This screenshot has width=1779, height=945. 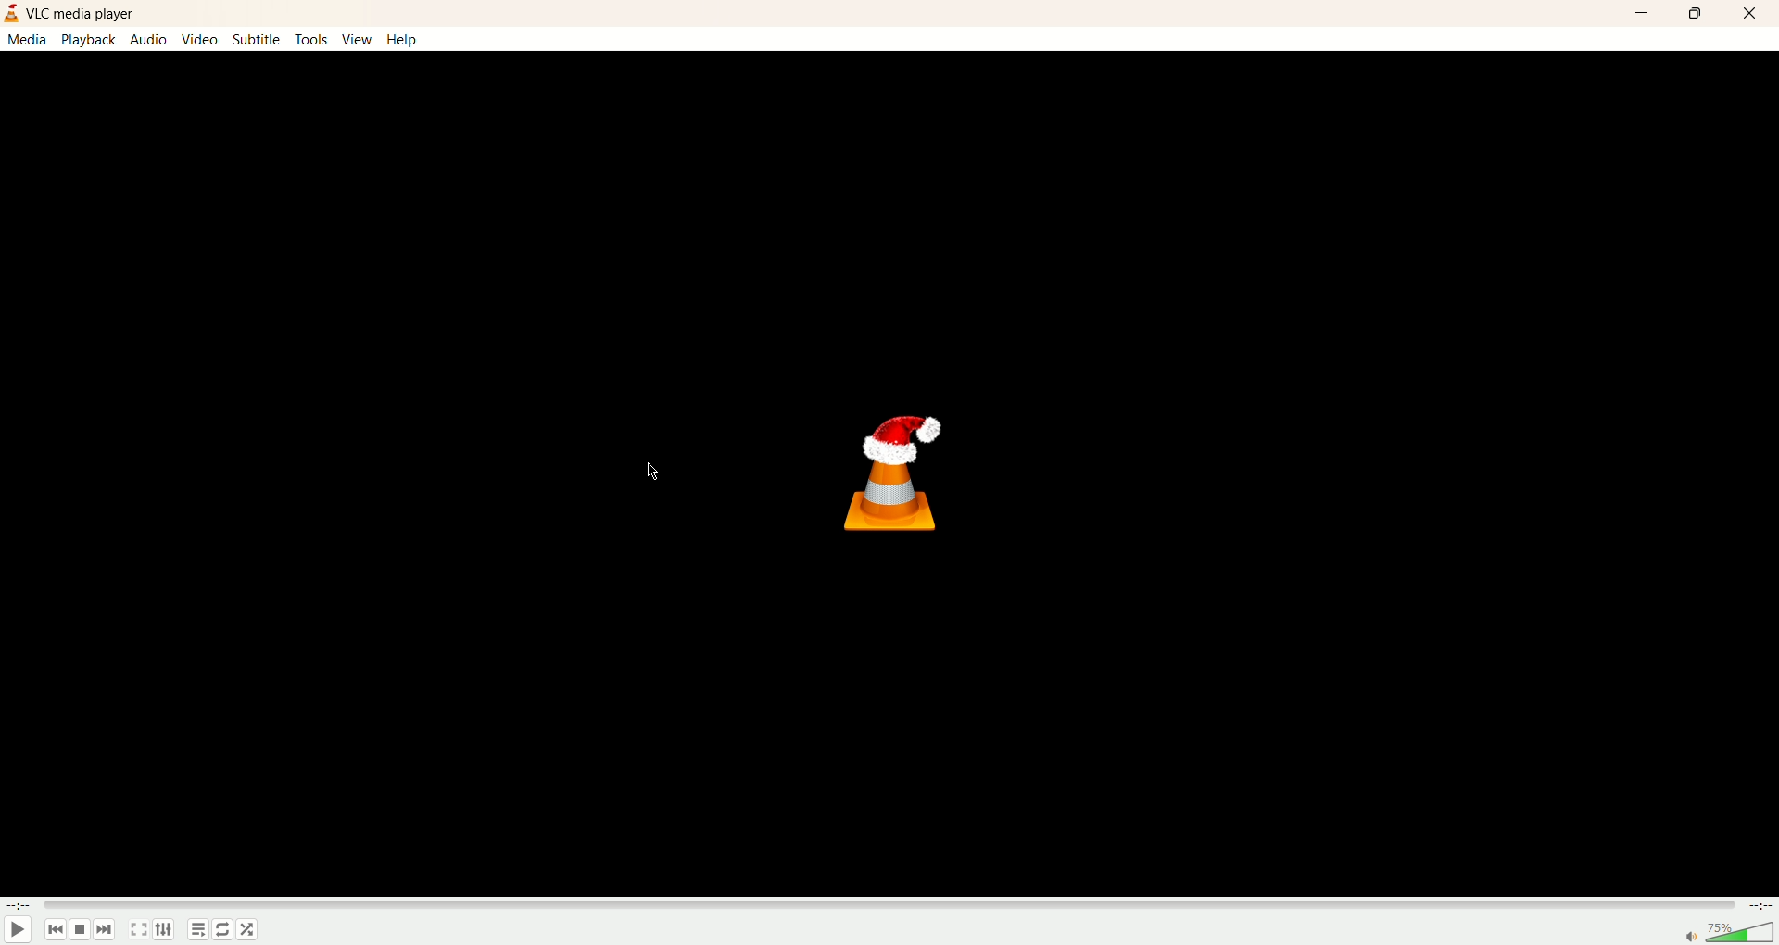 I want to click on next, so click(x=105, y=929).